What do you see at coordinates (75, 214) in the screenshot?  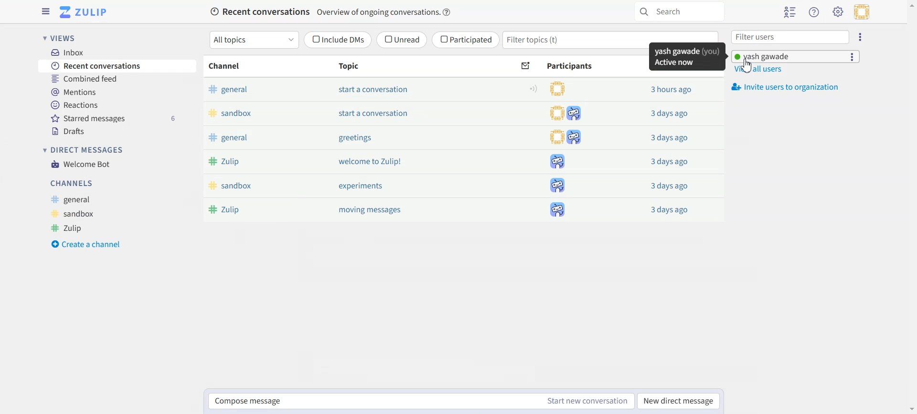 I see `Sandbox` at bounding box center [75, 214].